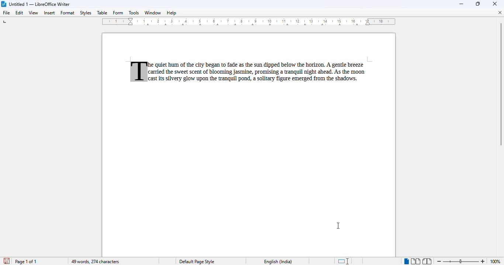 The image size is (504, 265). I want to click on window, so click(152, 13).